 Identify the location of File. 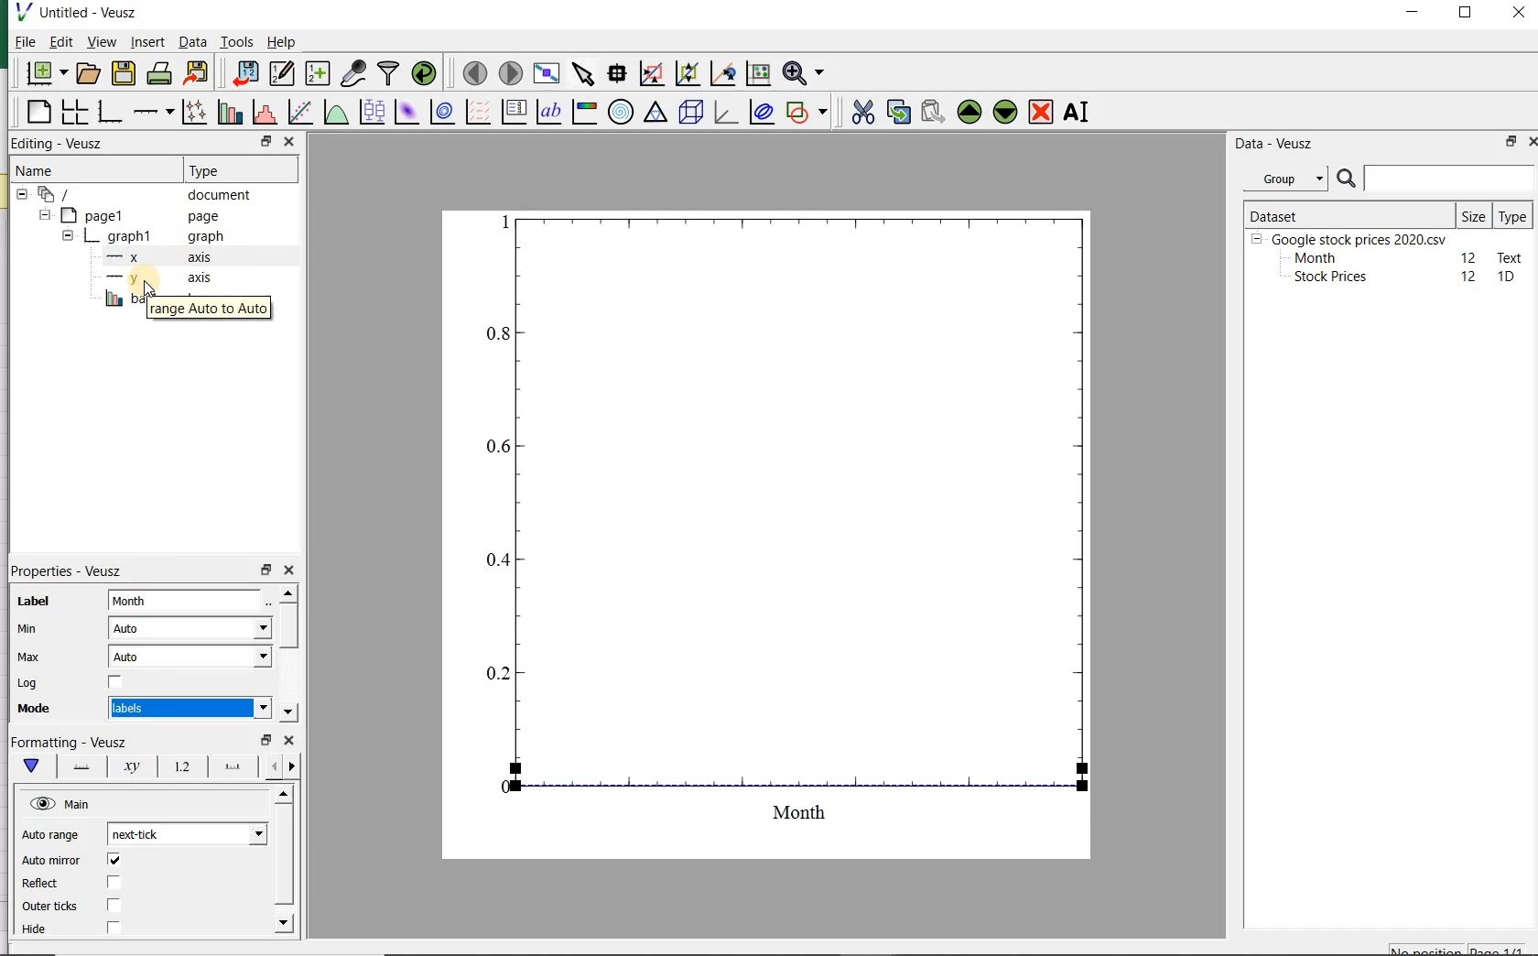
(20, 44).